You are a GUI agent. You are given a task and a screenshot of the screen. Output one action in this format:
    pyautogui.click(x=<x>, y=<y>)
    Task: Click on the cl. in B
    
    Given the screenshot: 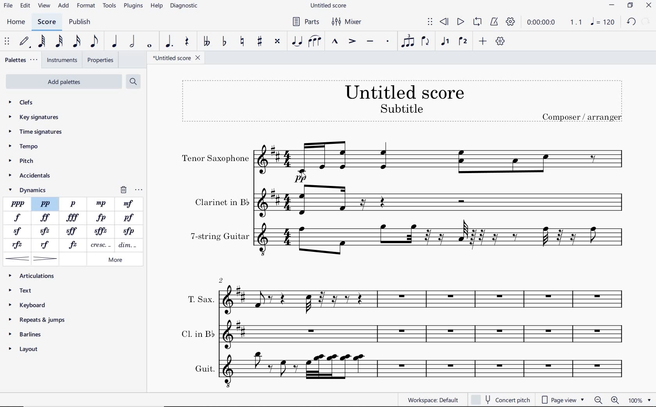 What is the action you would take?
    pyautogui.click(x=429, y=334)
    